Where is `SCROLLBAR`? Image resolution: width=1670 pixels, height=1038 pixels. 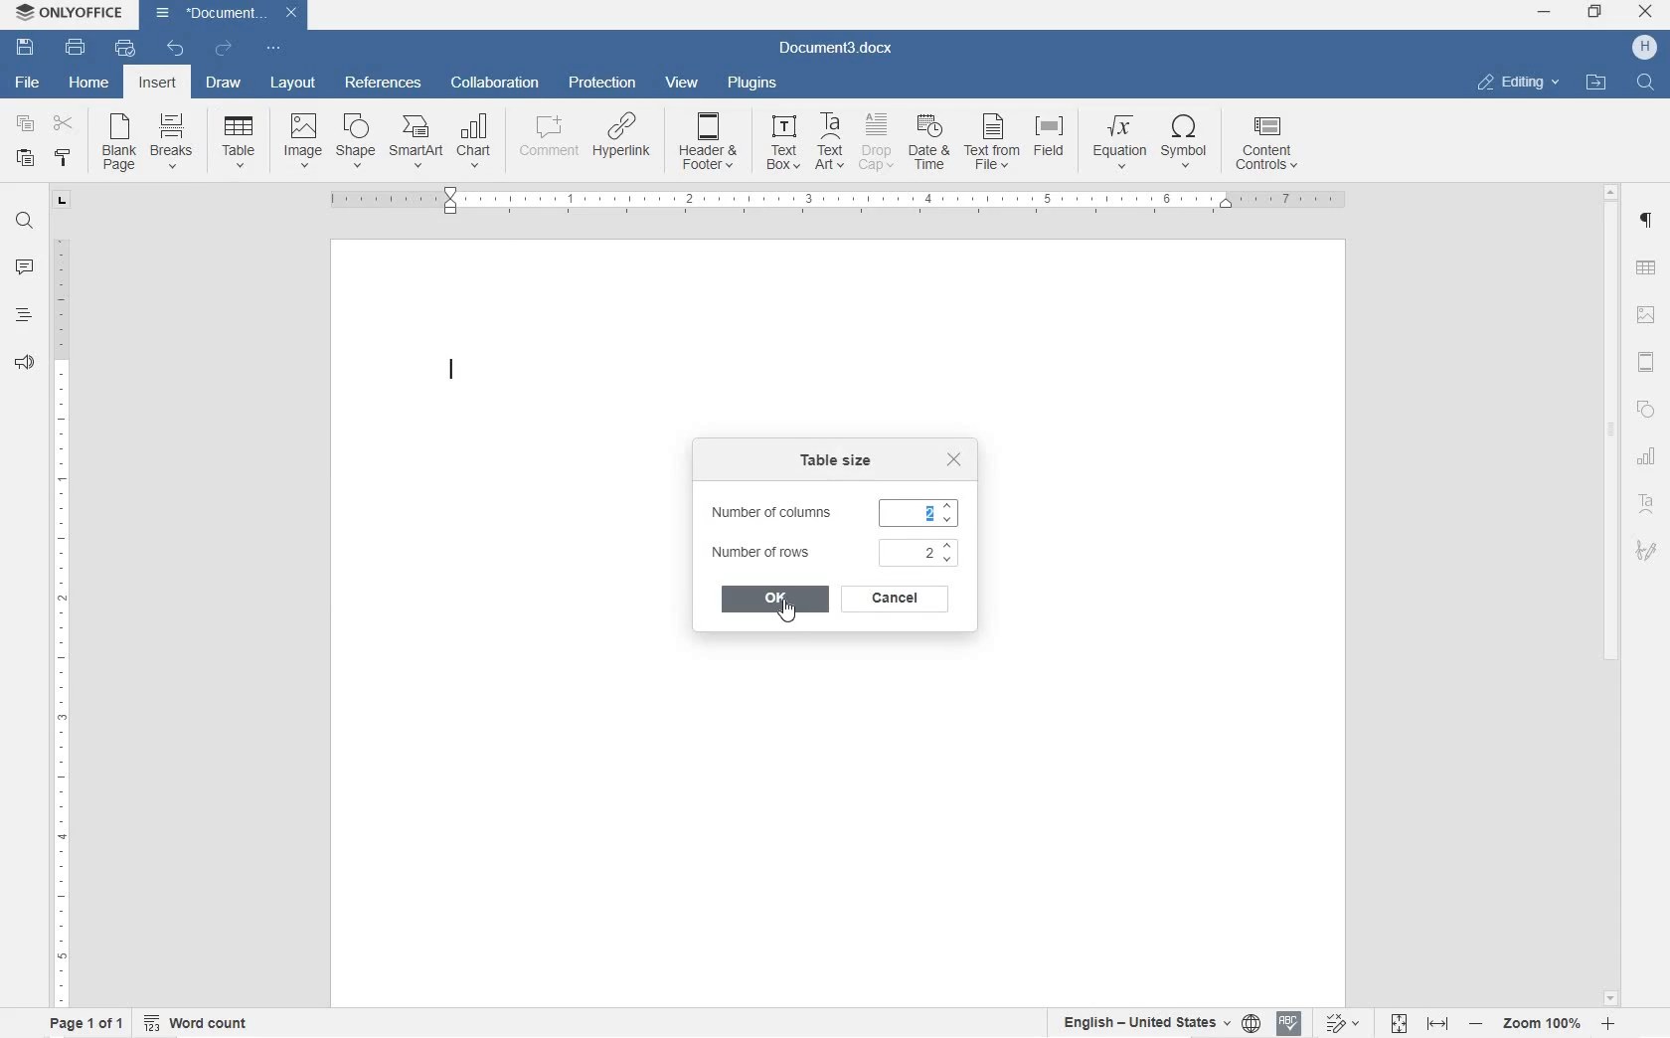
SCROLLBAR is located at coordinates (1609, 594).